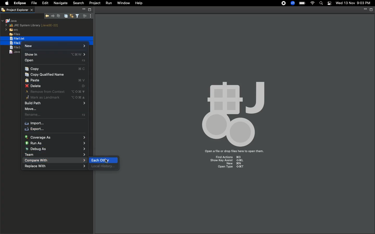 This screenshot has height=234, width=375. I want to click on Java, so click(10, 21).